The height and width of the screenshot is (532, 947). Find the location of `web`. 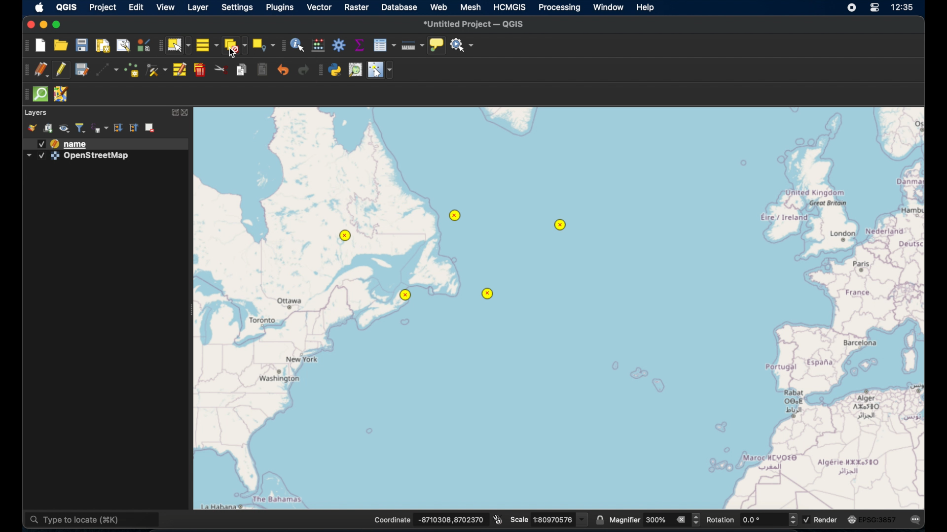

web is located at coordinates (439, 7).